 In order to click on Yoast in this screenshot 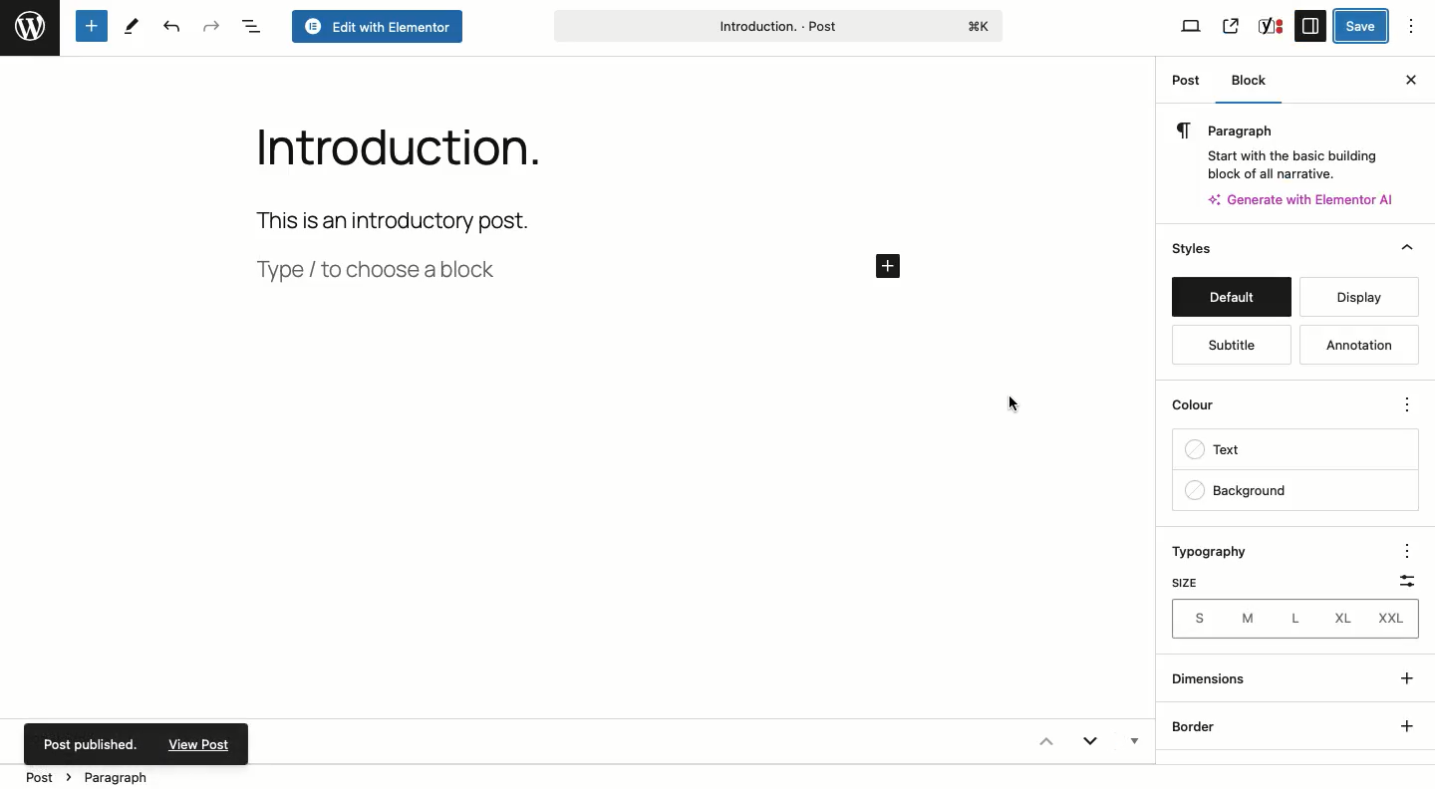, I will do `click(1270, 25)`.